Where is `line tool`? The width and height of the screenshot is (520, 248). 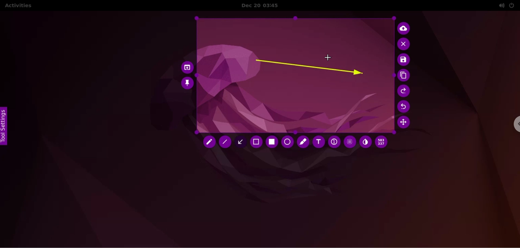
line tool is located at coordinates (226, 143).